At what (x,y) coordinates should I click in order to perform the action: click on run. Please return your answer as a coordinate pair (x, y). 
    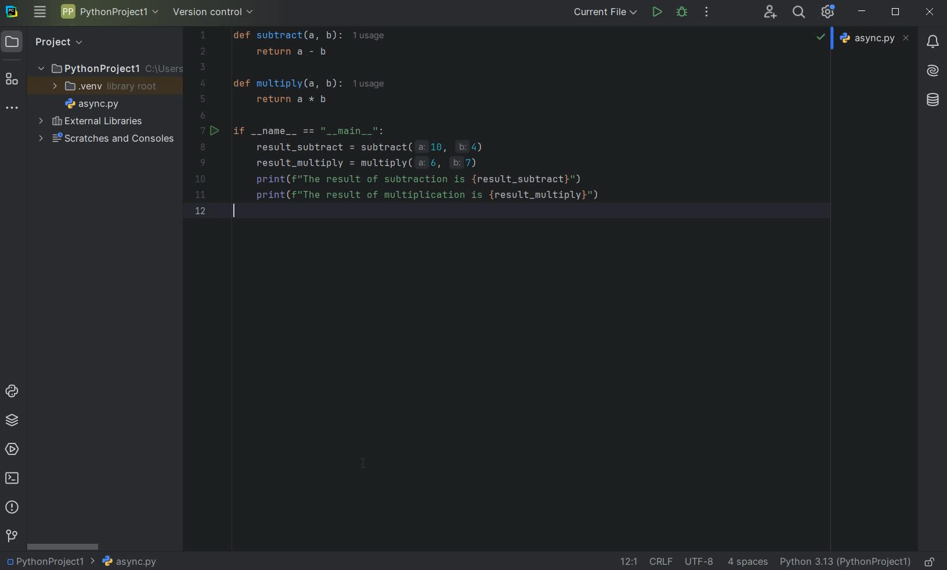
    Looking at the image, I should click on (656, 12).